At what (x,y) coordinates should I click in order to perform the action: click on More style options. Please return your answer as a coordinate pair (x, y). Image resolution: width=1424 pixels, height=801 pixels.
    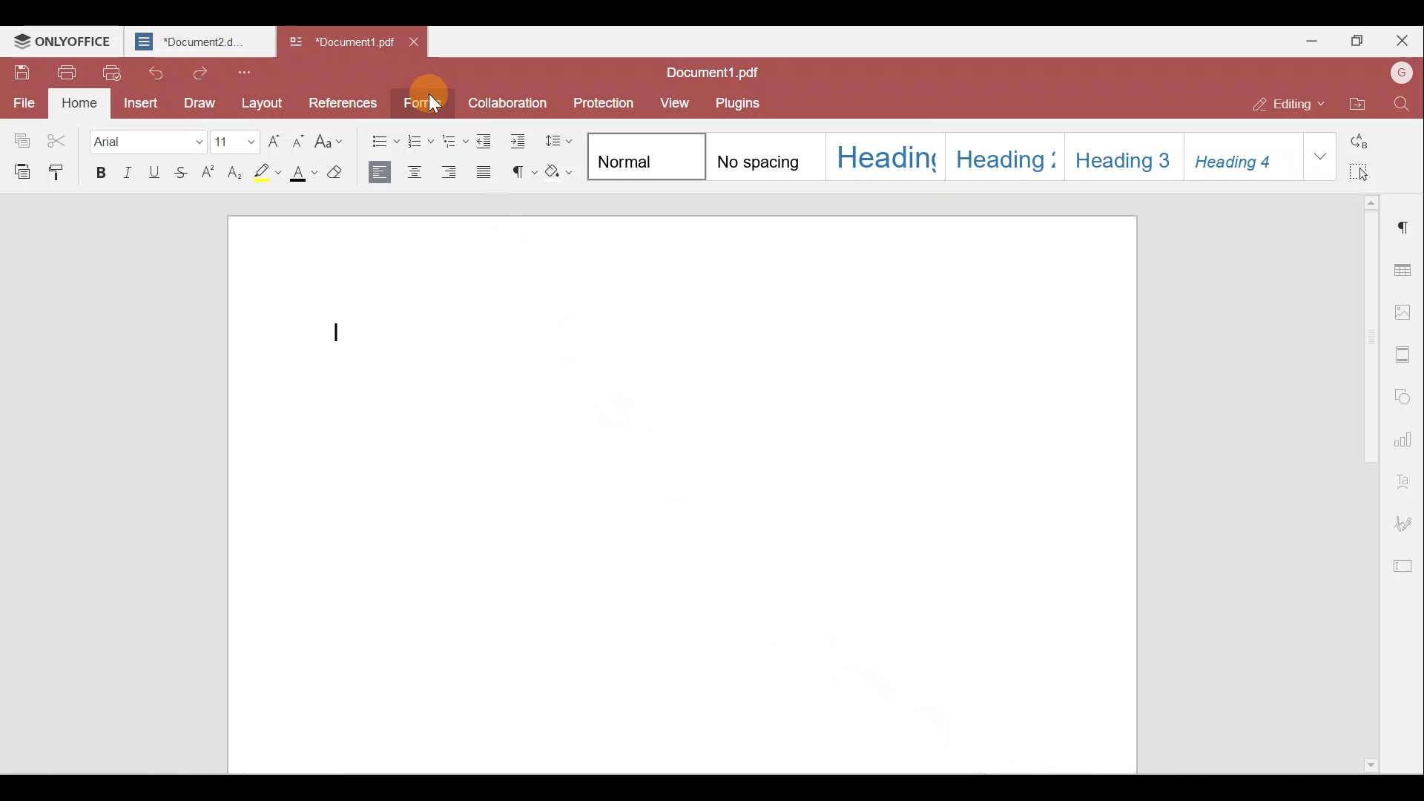
    Looking at the image, I should click on (1321, 156).